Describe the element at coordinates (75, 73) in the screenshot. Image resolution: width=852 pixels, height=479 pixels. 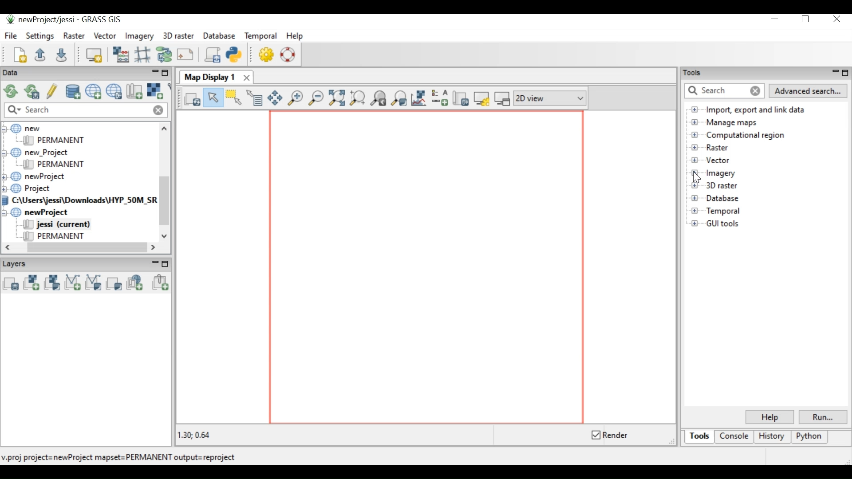
I see `Data panel` at that location.